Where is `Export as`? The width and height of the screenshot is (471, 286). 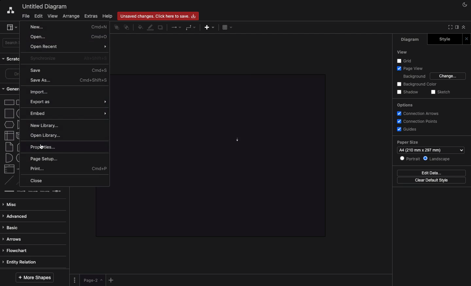
Export as is located at coordinates (68, 102).